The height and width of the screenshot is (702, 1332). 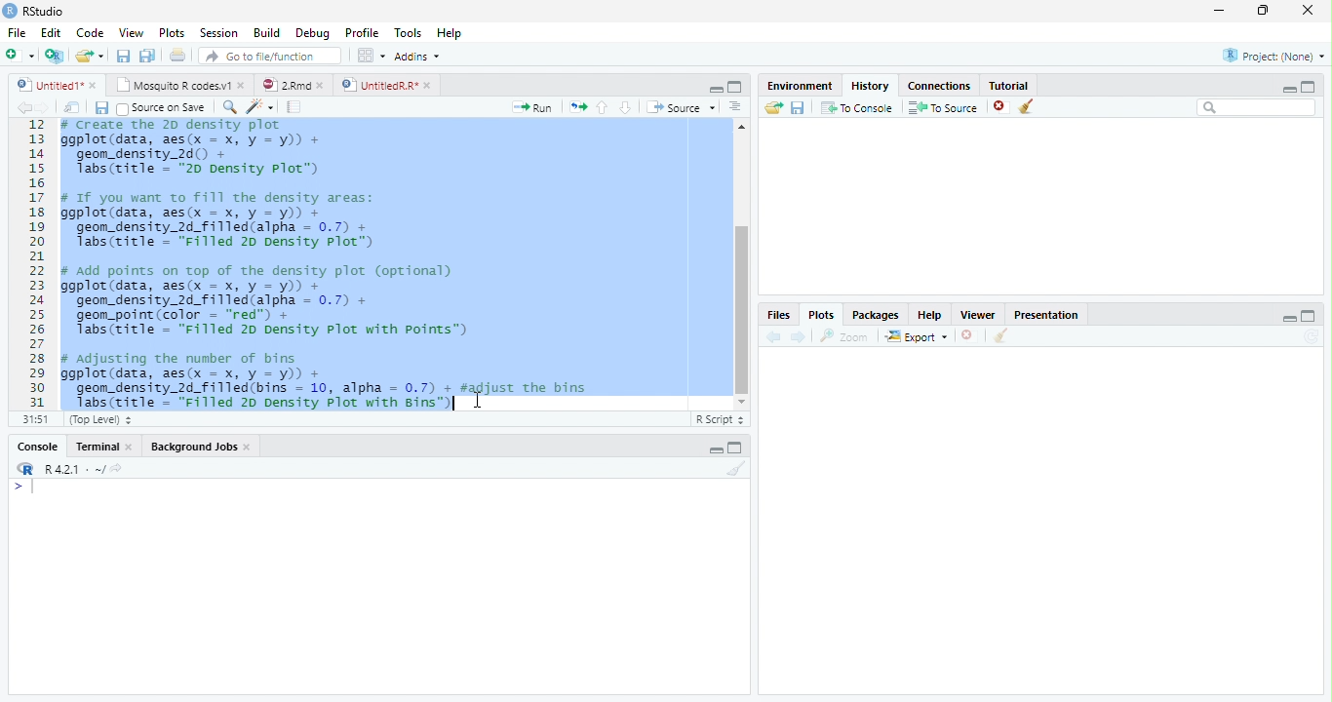 What do you see at coordinates (1265, 10) in the screenshot?
I see `maximize` at bounding box center [1265, 10].